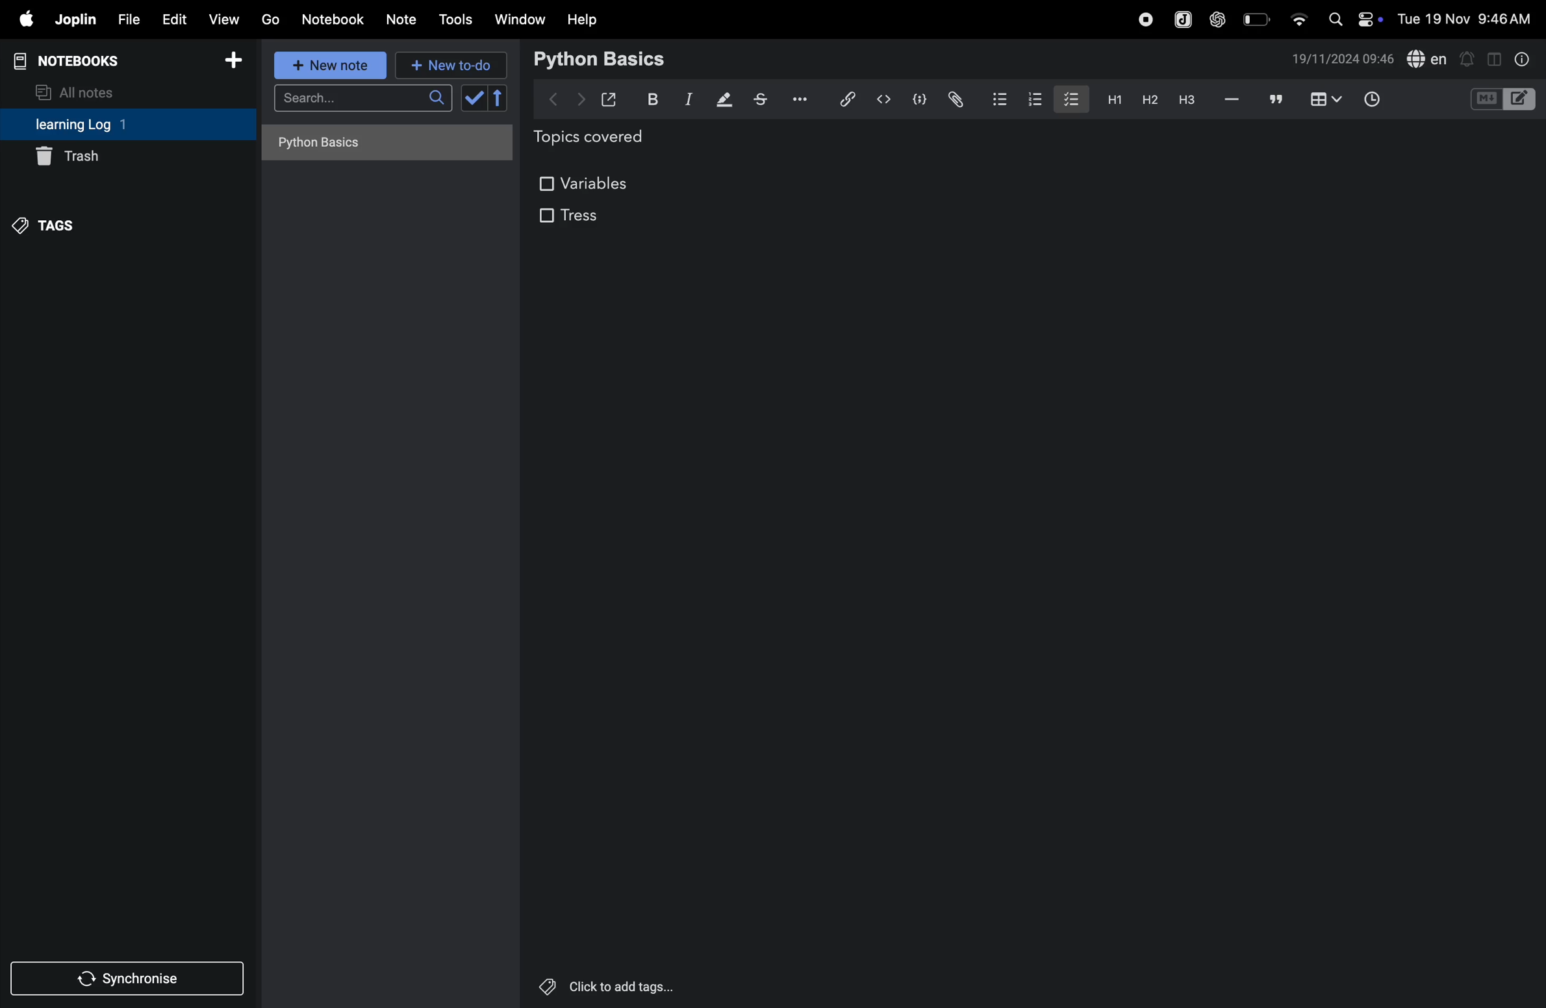 Image resolution: width=1546 pixels, height=1008 pixels. What do you see at coordinates (126, 20) in the screenshot?
I see `file` at bounding box center [126, 20].